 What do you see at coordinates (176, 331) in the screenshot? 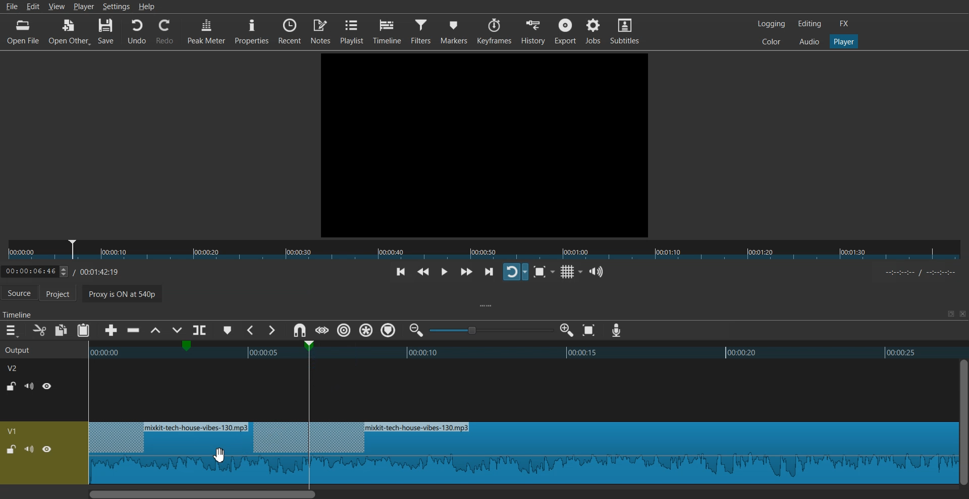
I see `Overwrite` at bounding box center [176, 331].